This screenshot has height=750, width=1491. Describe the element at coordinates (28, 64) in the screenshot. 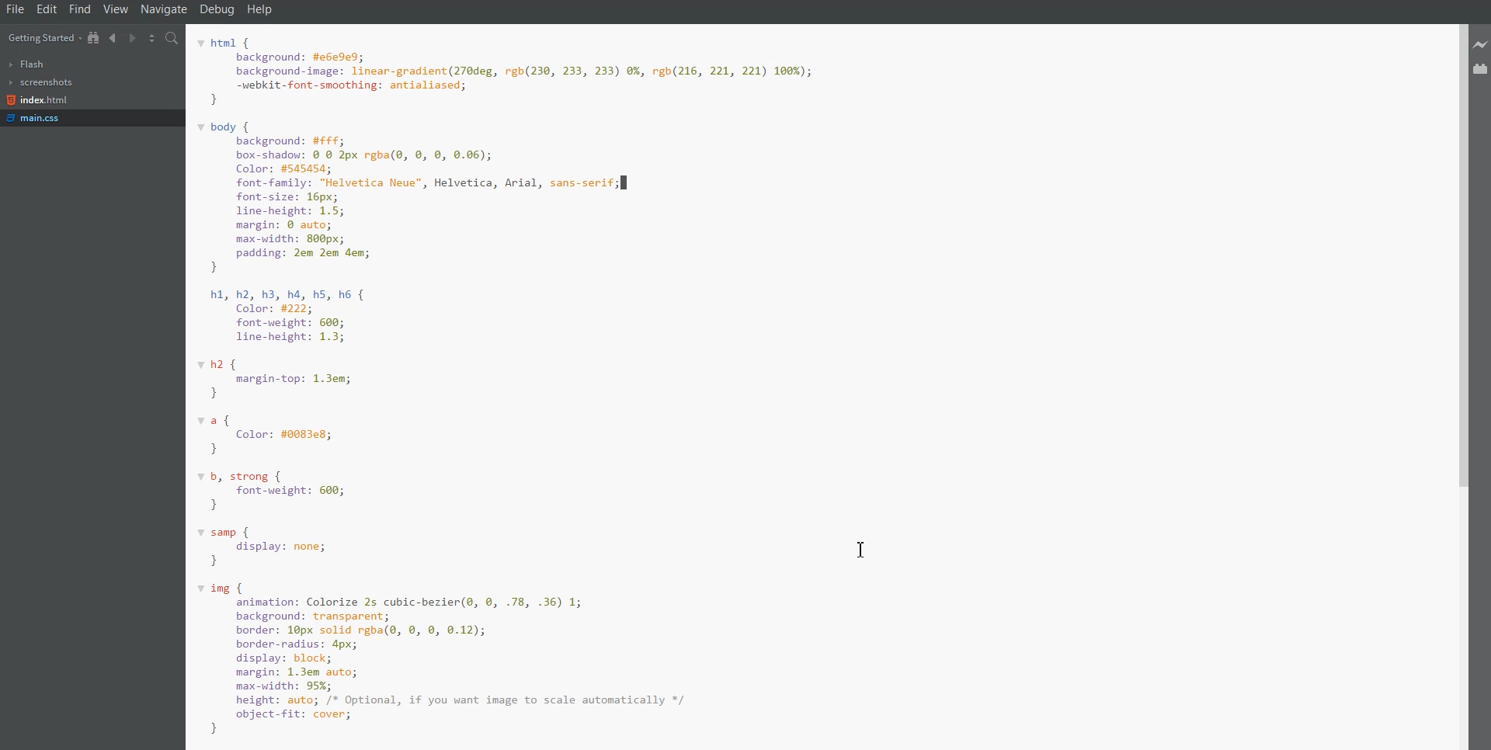

I see `Flash` at that location.